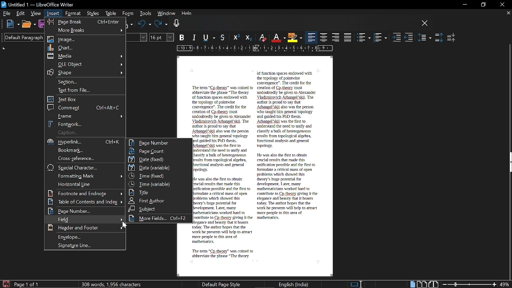 This screenshot has width=512, height=288. Describe the element at coordinates (86, 81) in the screenshot. I see `Section` at that location.